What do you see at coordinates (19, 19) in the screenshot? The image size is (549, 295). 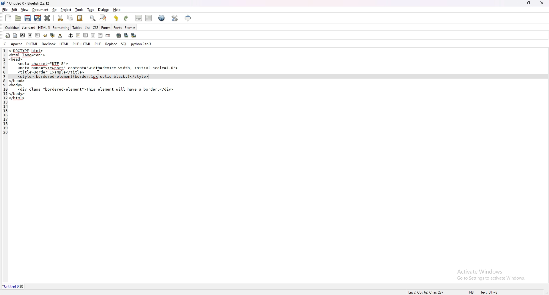 I see `open` at bounding box center [19, 19].